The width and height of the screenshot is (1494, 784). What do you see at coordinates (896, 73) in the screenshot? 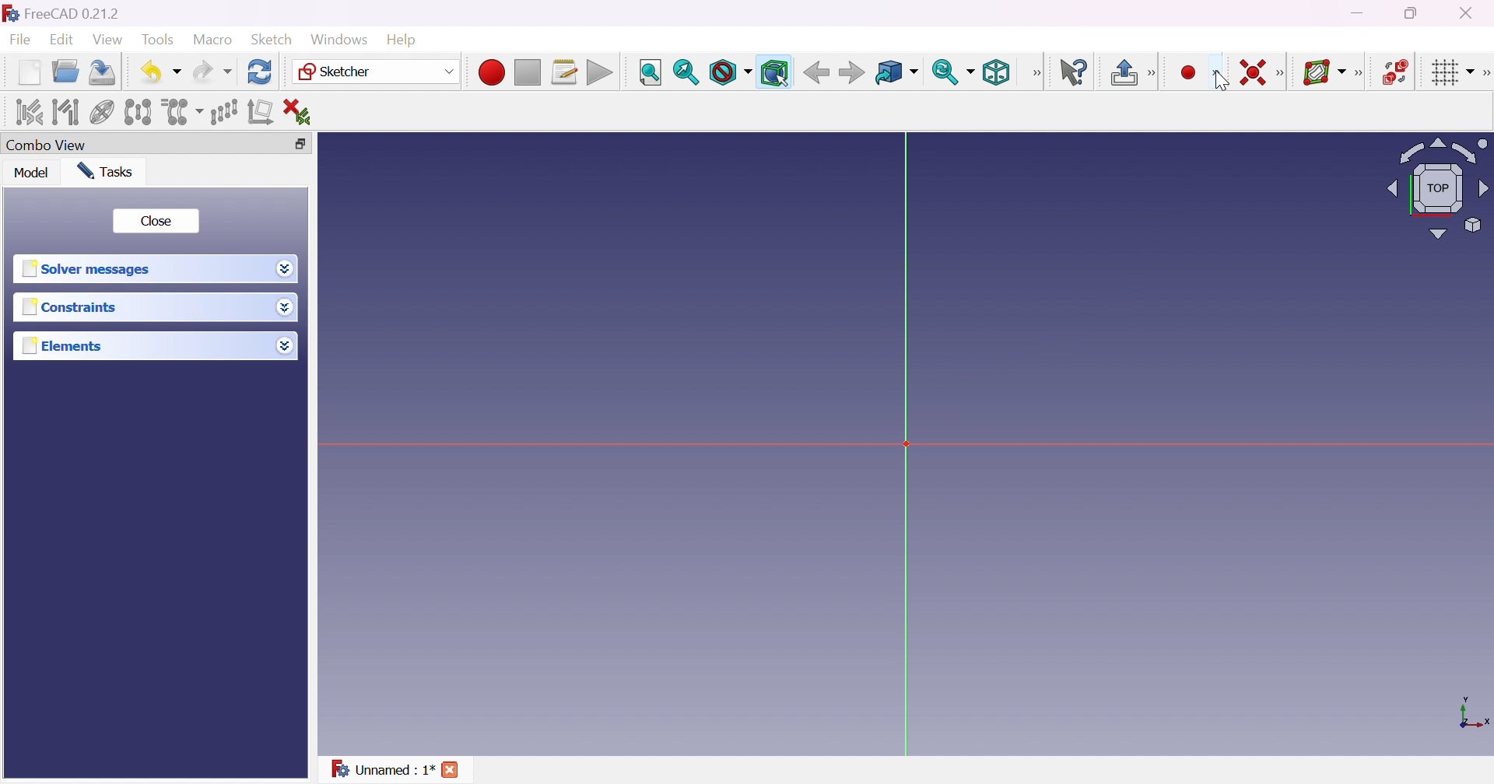
I see `Go to linked object` at bounding box center [896, 73].